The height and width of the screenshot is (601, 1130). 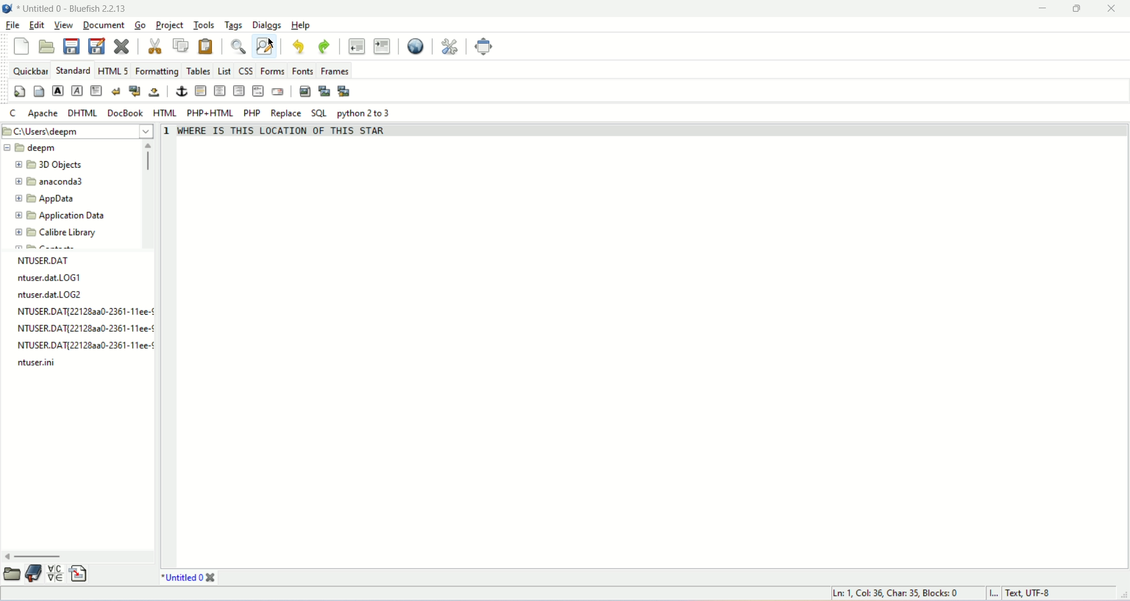 What do you see at coordinates (58, 91) in the screenshot?
I see `strong` at bounding box center [58, 91].